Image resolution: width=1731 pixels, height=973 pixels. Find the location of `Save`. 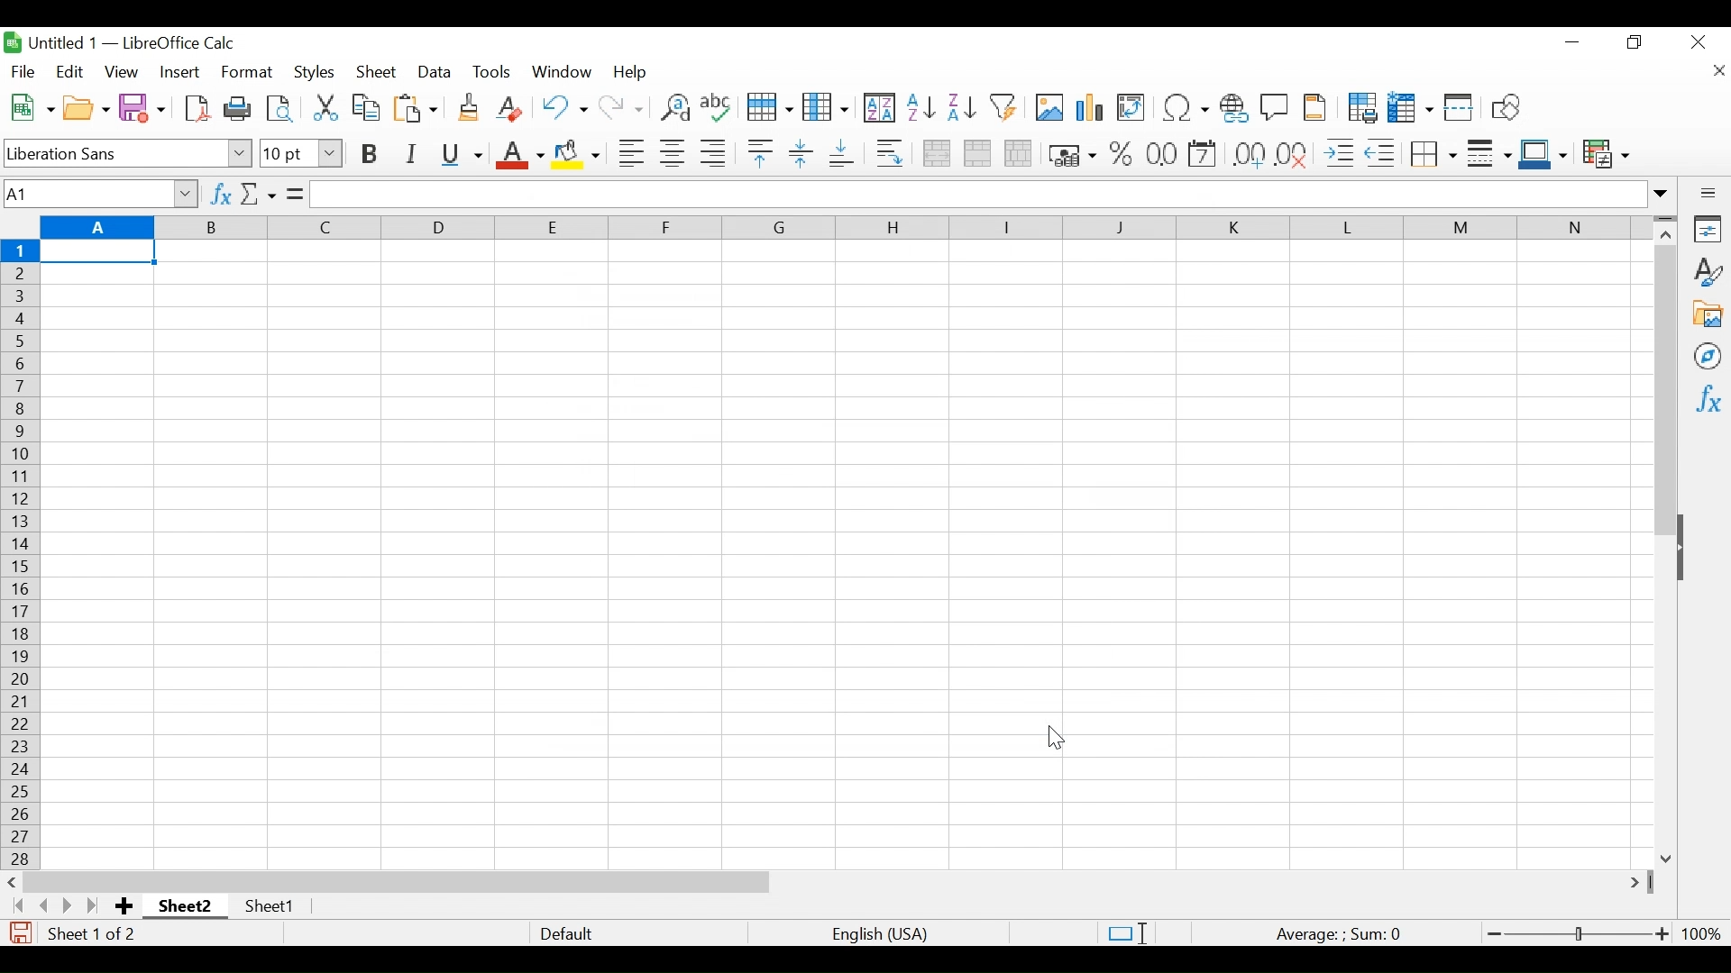

Save is located at coordinates (142, 106).